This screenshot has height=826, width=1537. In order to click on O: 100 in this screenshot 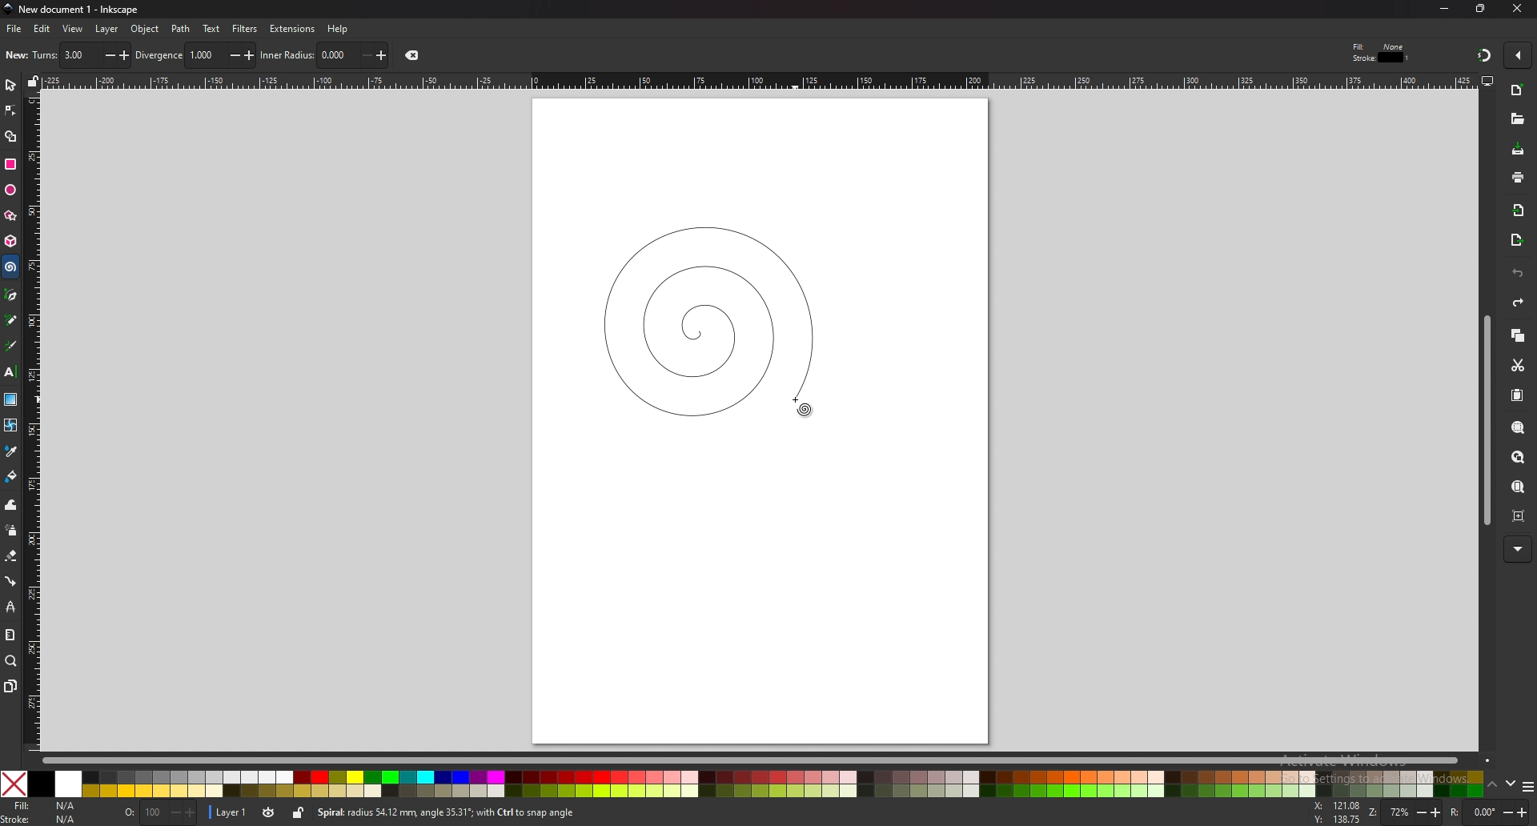, I will do `click(159, 813)`.